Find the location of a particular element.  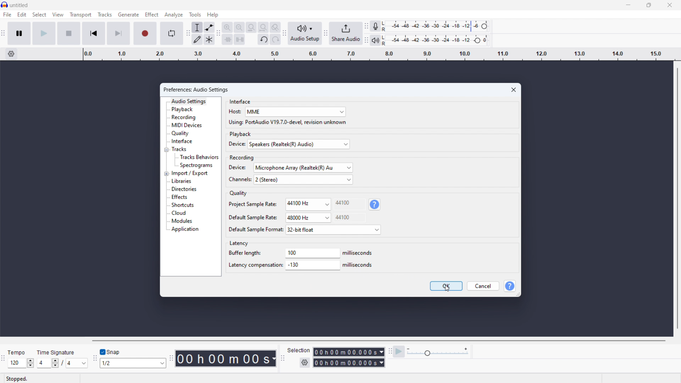

recording meter is located at coordinates (376, 26).